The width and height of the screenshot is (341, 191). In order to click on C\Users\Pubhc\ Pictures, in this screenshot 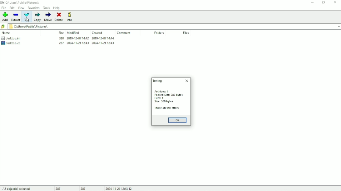, I will do `click(23, 2)`.